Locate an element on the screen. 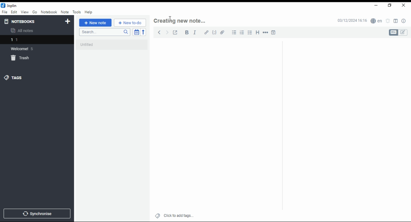 Image resolution: width=411 pixels, height=222 pixels. note properties is located at coordinates (404, 21).